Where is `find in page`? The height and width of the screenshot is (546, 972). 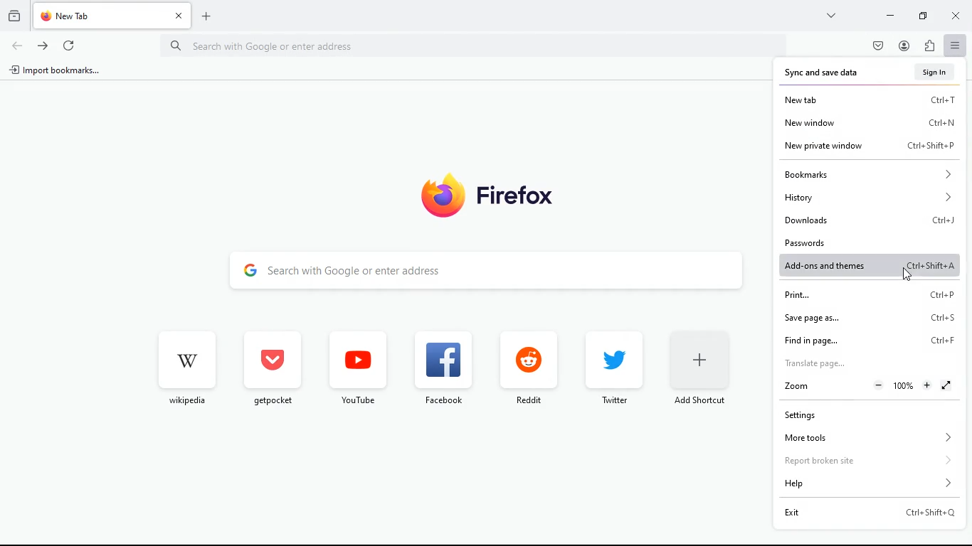 find in page is located at coordinates (867, 339).